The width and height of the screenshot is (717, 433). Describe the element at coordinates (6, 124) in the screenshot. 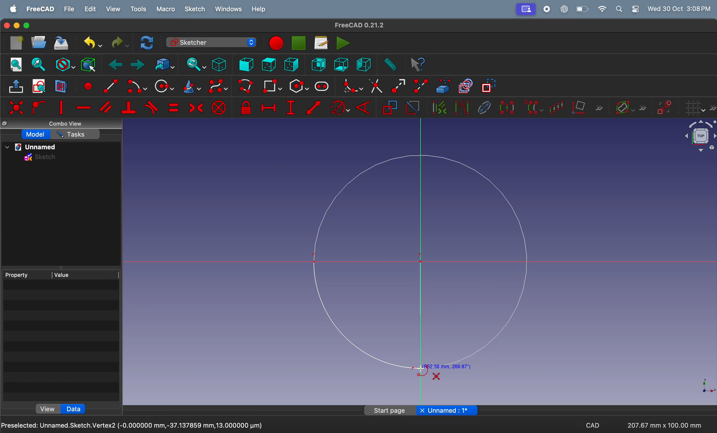

I see `copy` at that location.